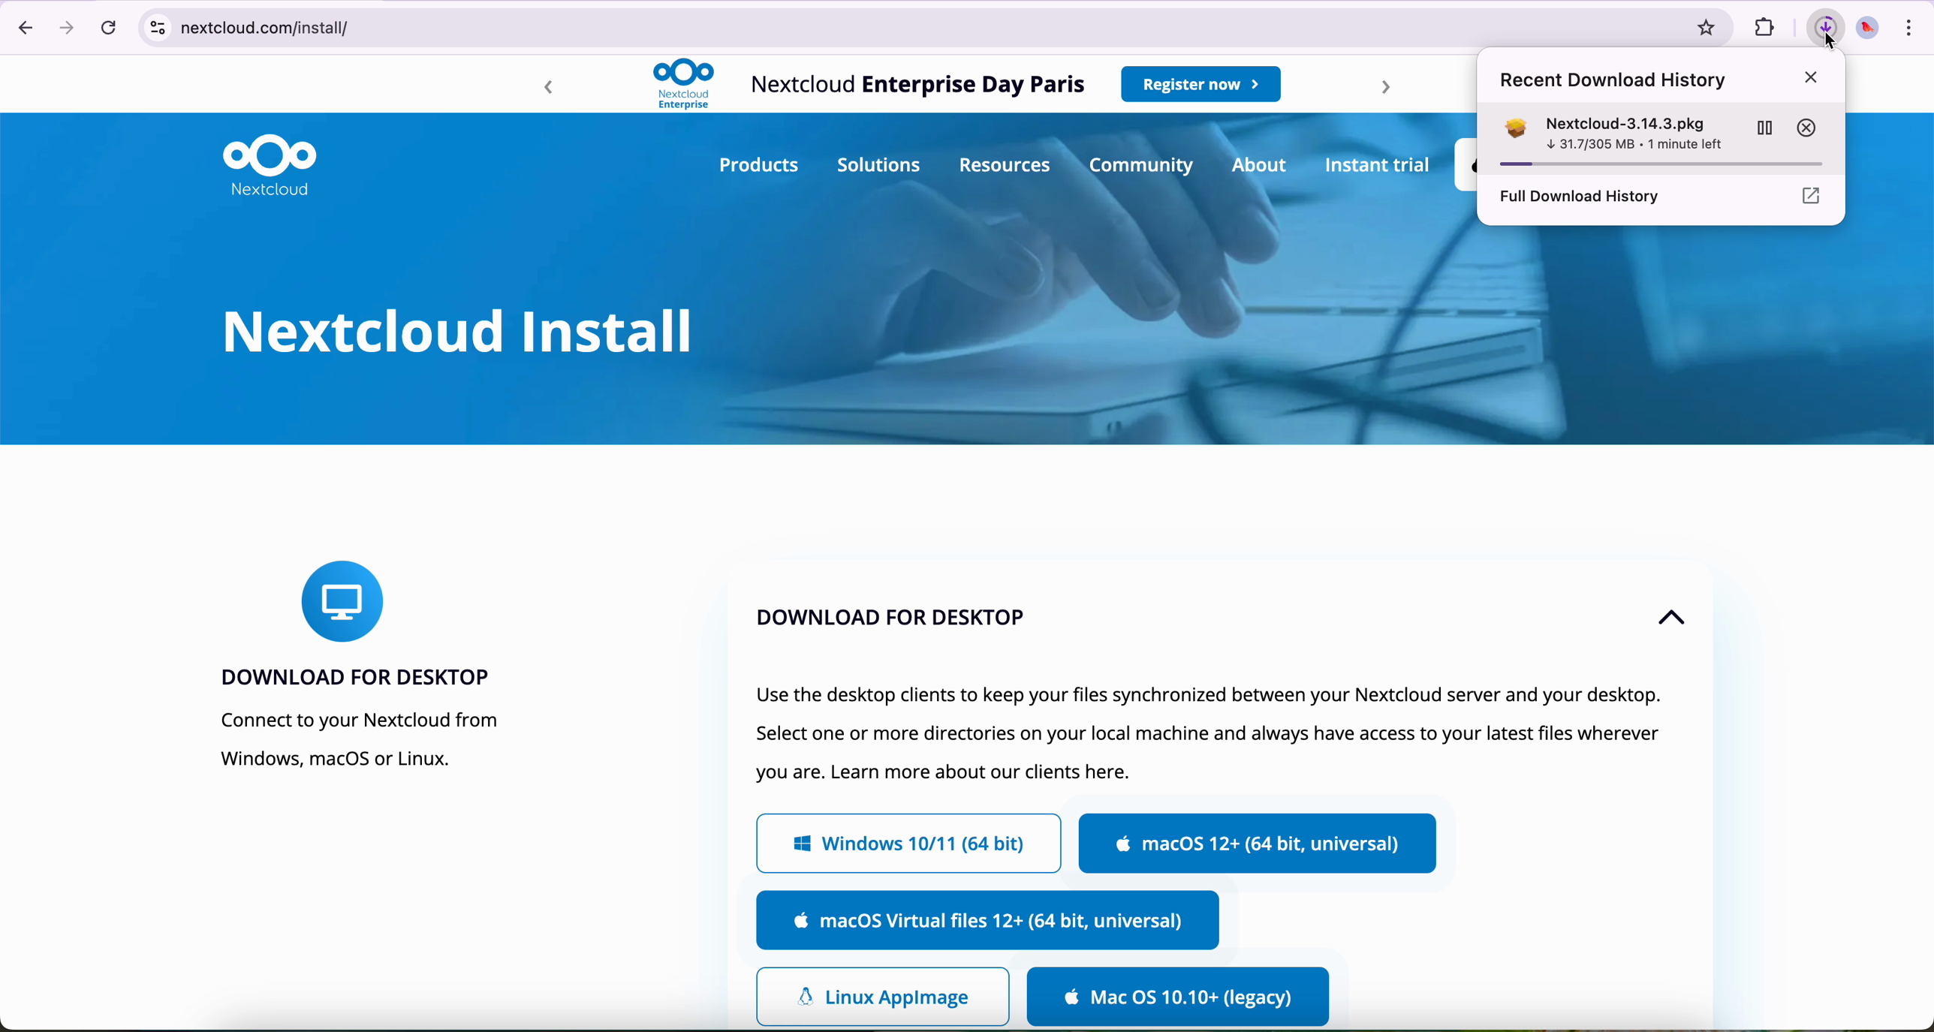 This screenshot has width=1934, height=1032. Describe the element at coordinates (544, 89) in the screenshot. I see `backward` at that location.